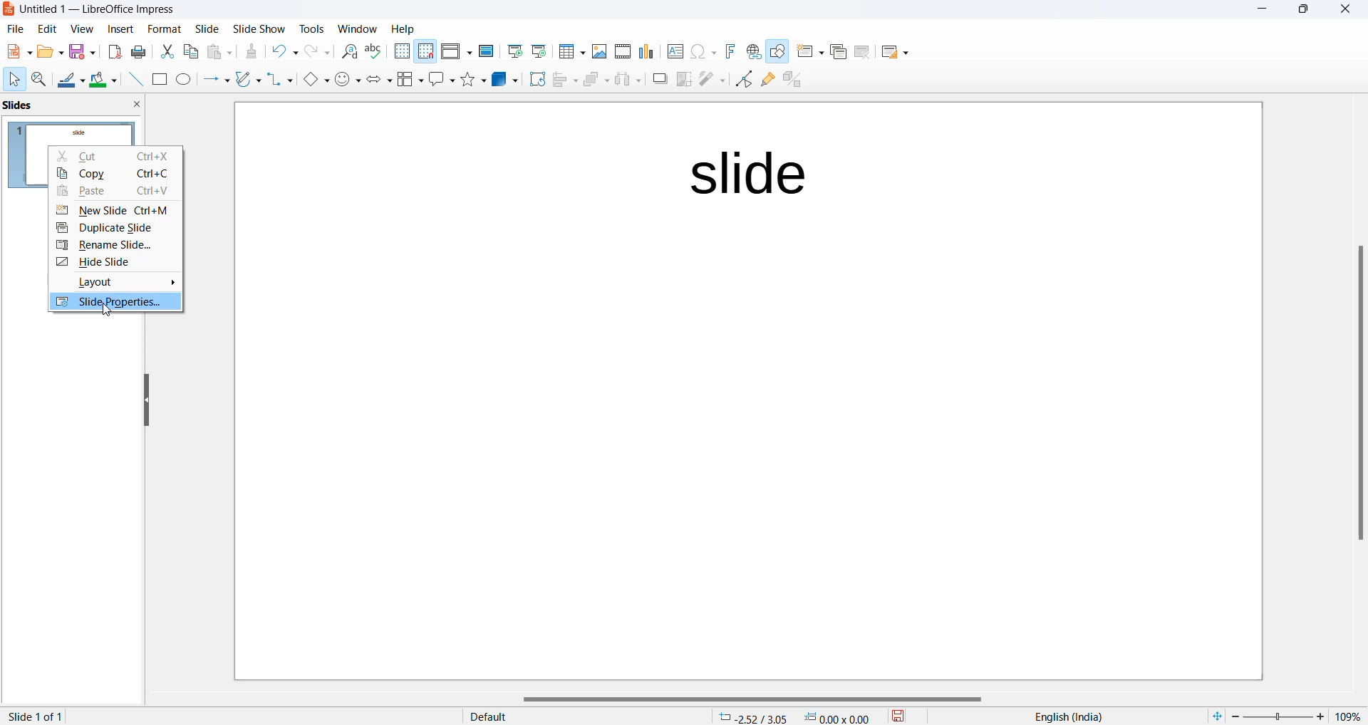 Image resolution: width=1368 pixels, height=725 pixels. What do you see at coordinates (318, 54) in the screenshot?
I see `redo ` at bounding box center [318, 54].